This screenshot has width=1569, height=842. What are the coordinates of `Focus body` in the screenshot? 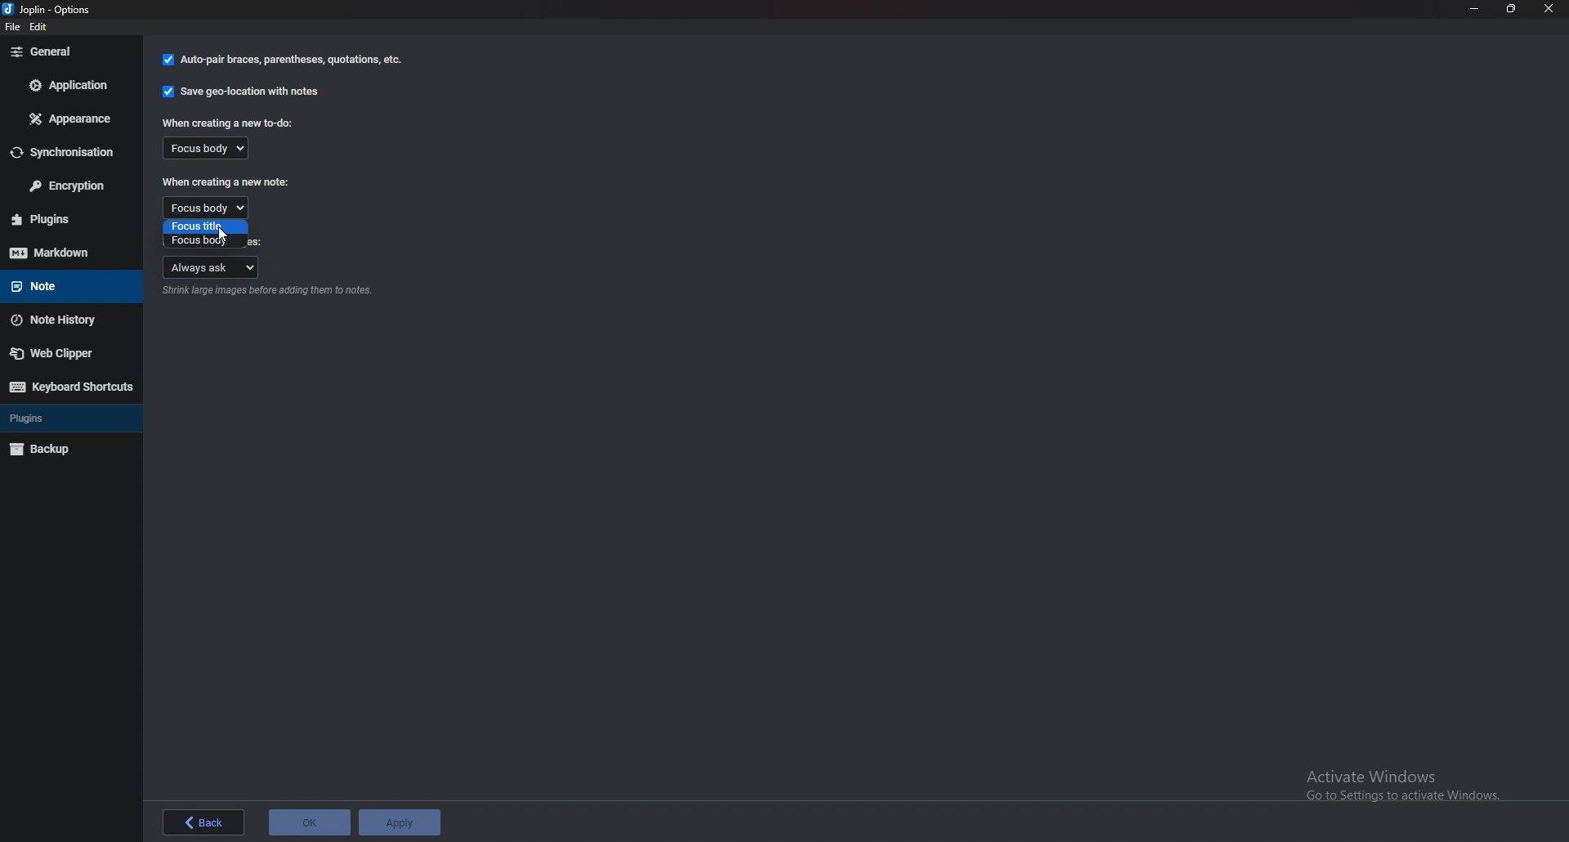 It's located at (202, 240).